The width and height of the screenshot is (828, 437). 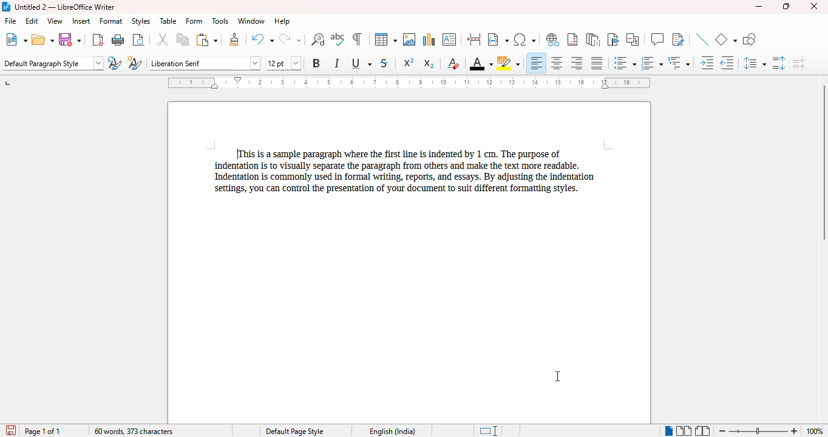 I want to click on subscript, so click(x=429, y=64).